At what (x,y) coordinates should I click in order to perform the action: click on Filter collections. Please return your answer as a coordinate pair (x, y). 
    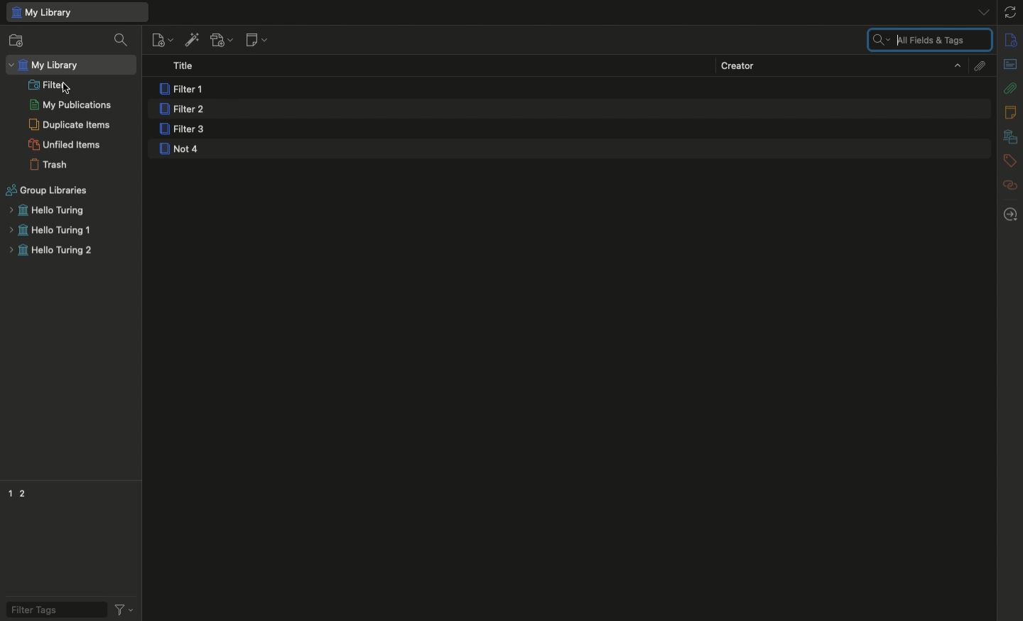
    Looking at the image, I should click on (123, 40).